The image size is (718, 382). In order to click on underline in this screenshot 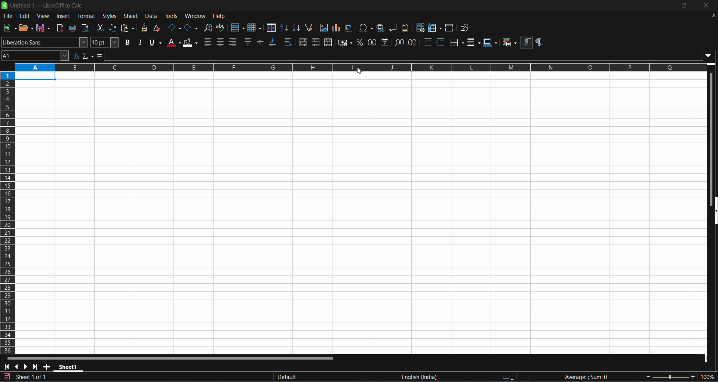, I will do `click(156, 42)`.